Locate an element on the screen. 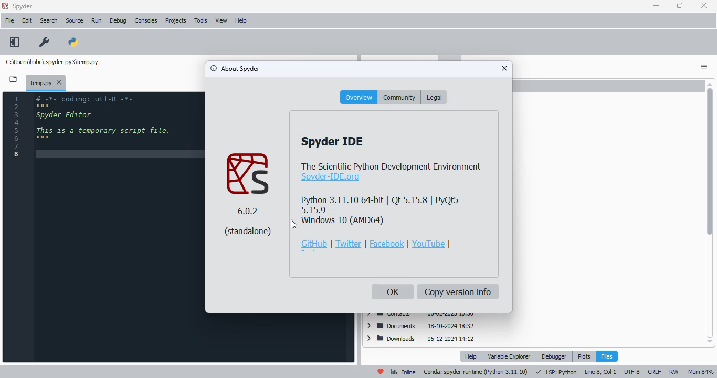 The image size is (717, 378). line 8, col 1 is located at coordinates (600, 371).